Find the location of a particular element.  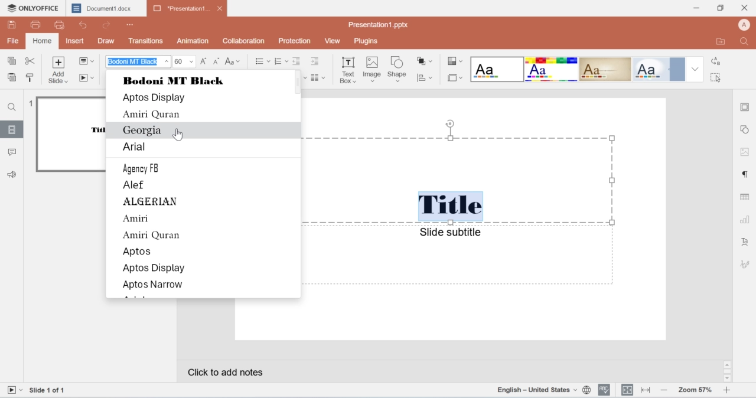

draw is located at coordinates (107, 40).